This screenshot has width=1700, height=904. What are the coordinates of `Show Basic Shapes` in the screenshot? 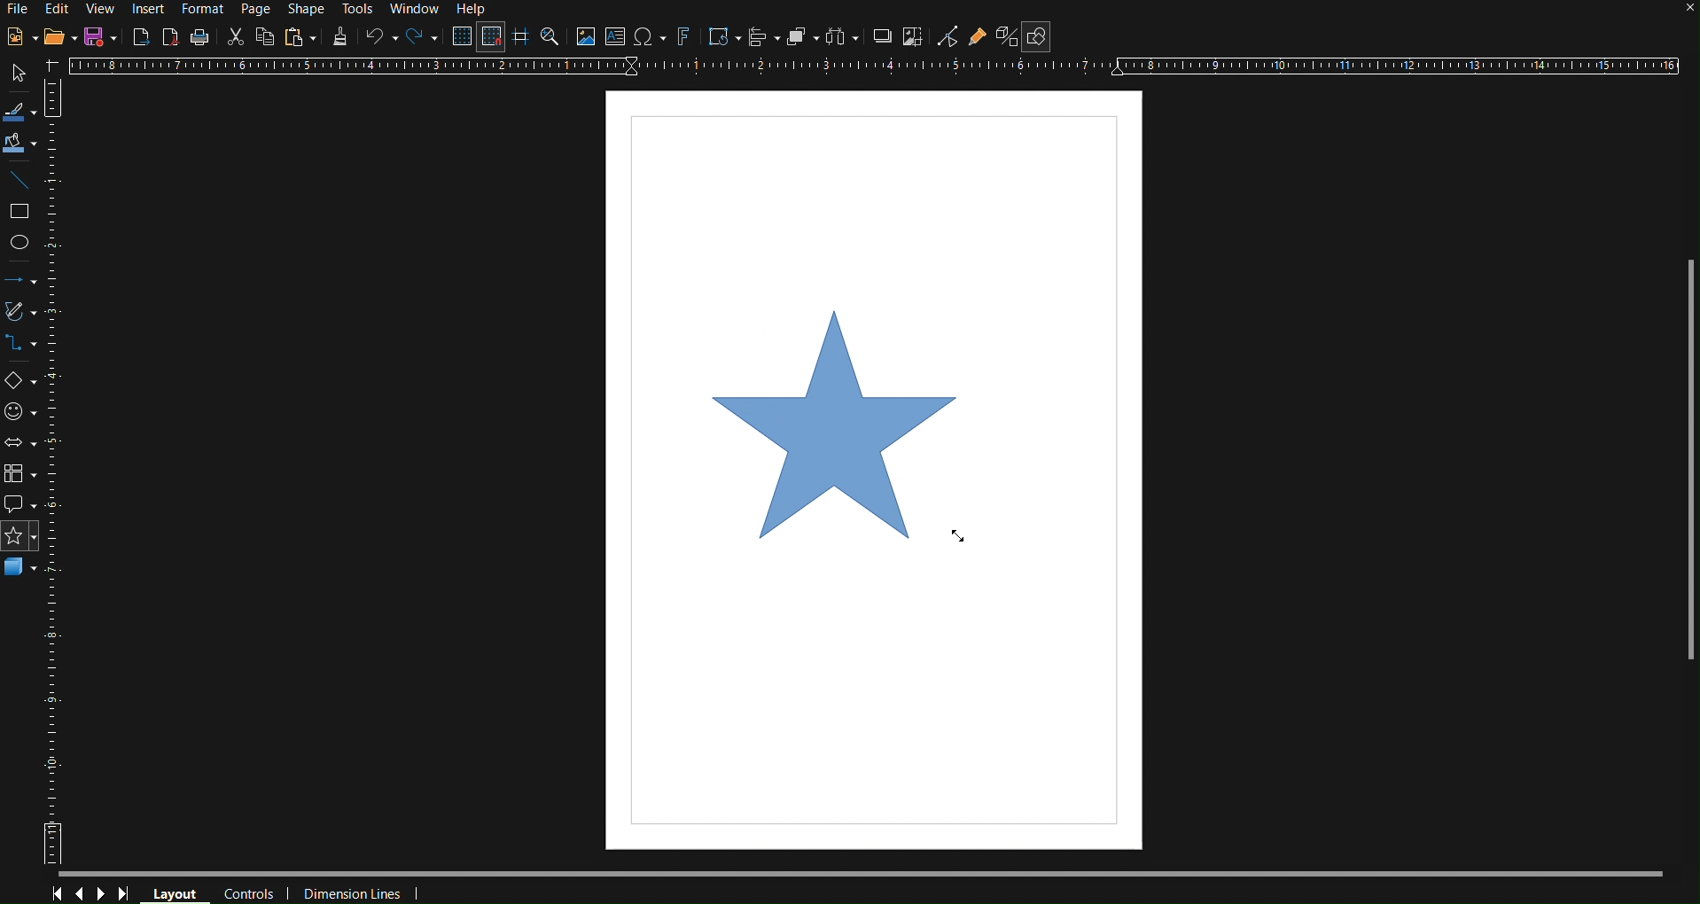 It's located at (1038, 36).